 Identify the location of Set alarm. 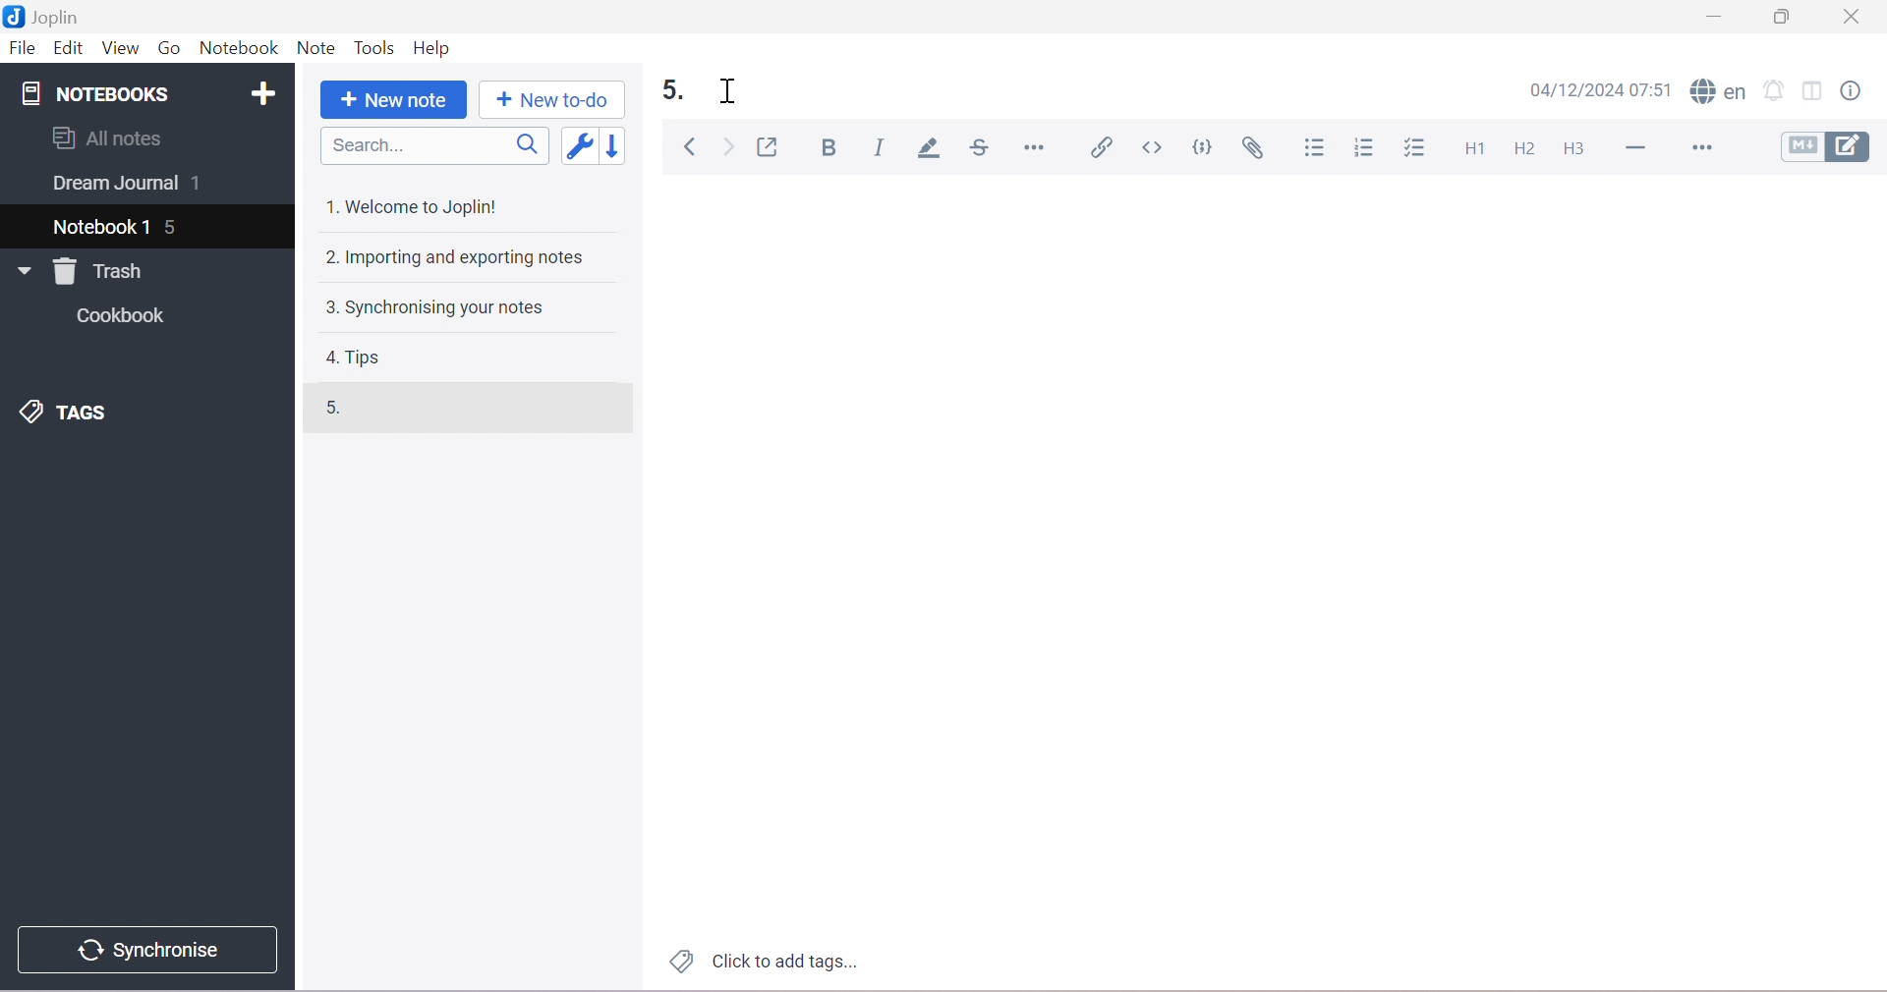
(1777, 91).